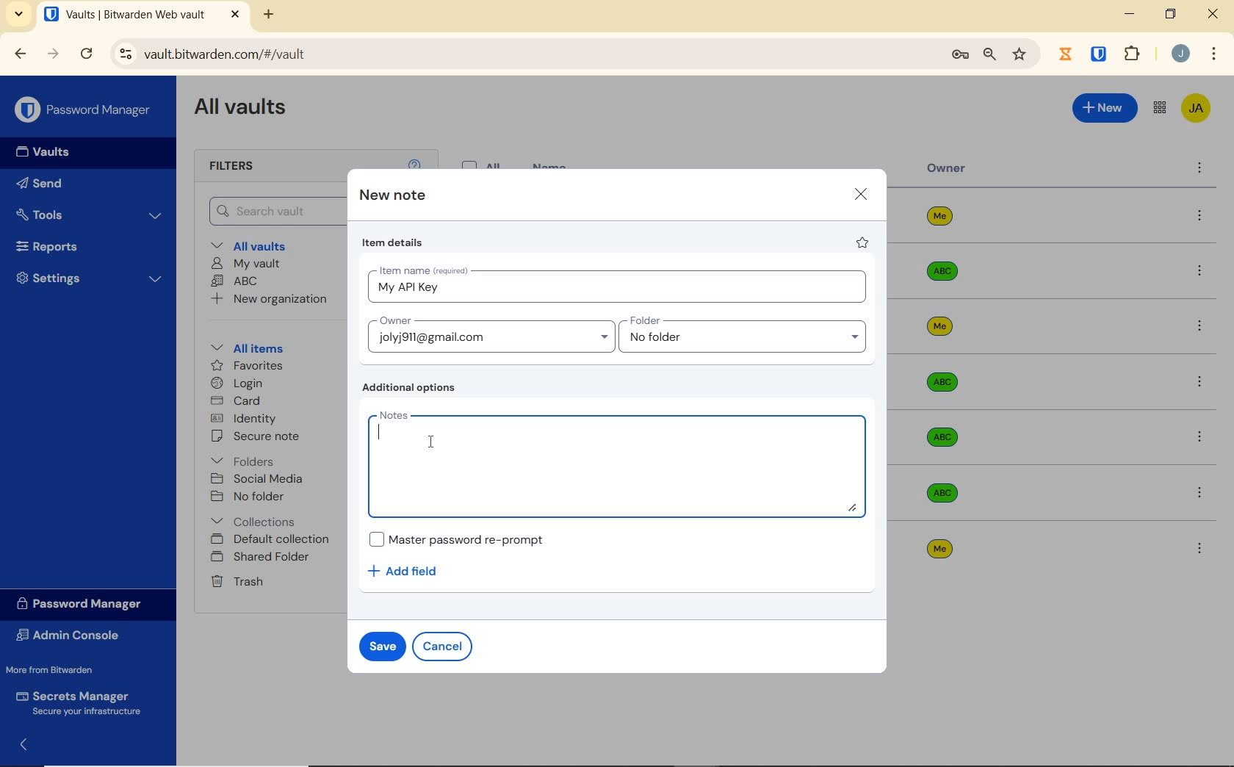 This screenshot has width=1234, height=767. I want to click on No folder, so click(250, 497).